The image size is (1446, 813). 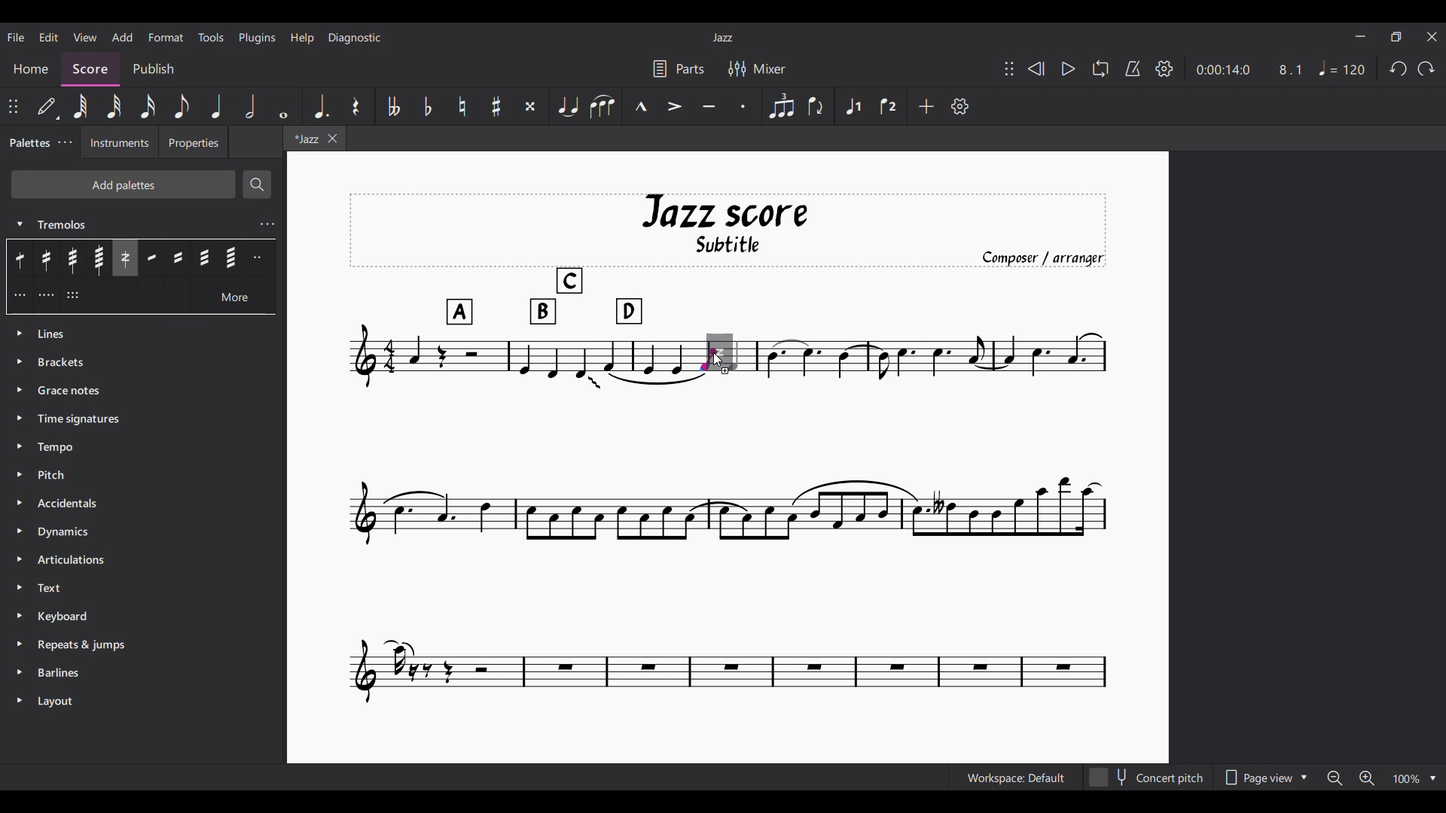 I want to click on 8th between notes, so click(x=151, y=257).